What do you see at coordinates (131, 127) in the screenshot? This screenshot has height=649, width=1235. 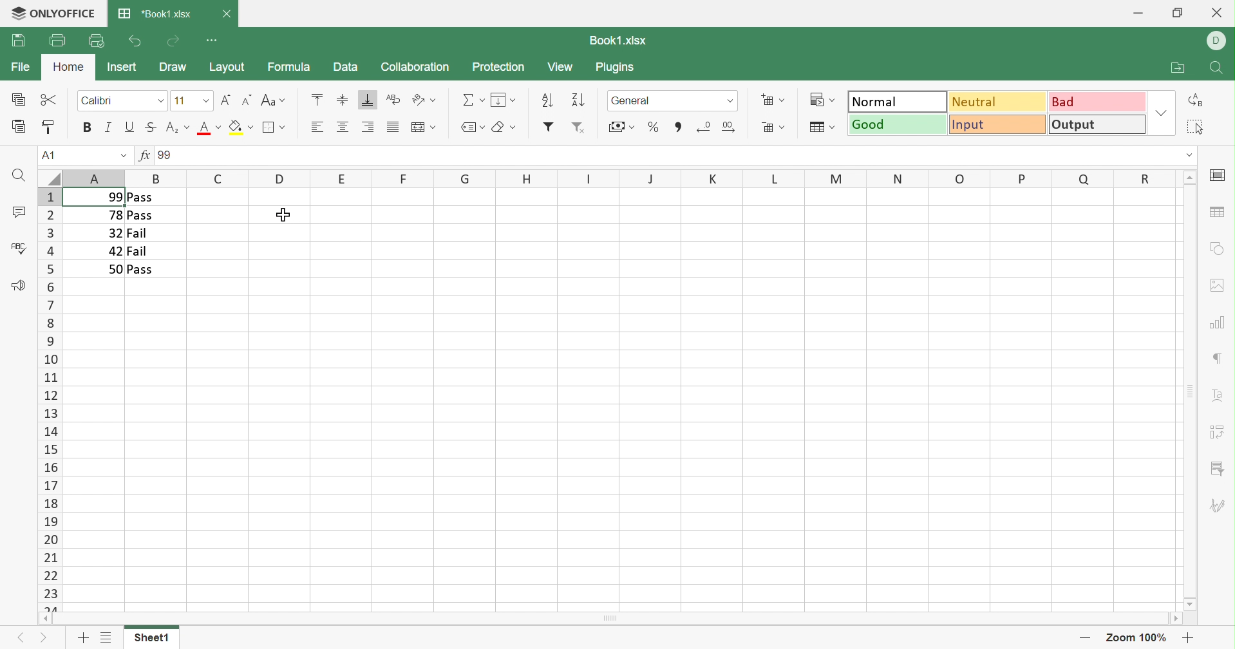 I see `Underline` at bounding box center [131, 127].